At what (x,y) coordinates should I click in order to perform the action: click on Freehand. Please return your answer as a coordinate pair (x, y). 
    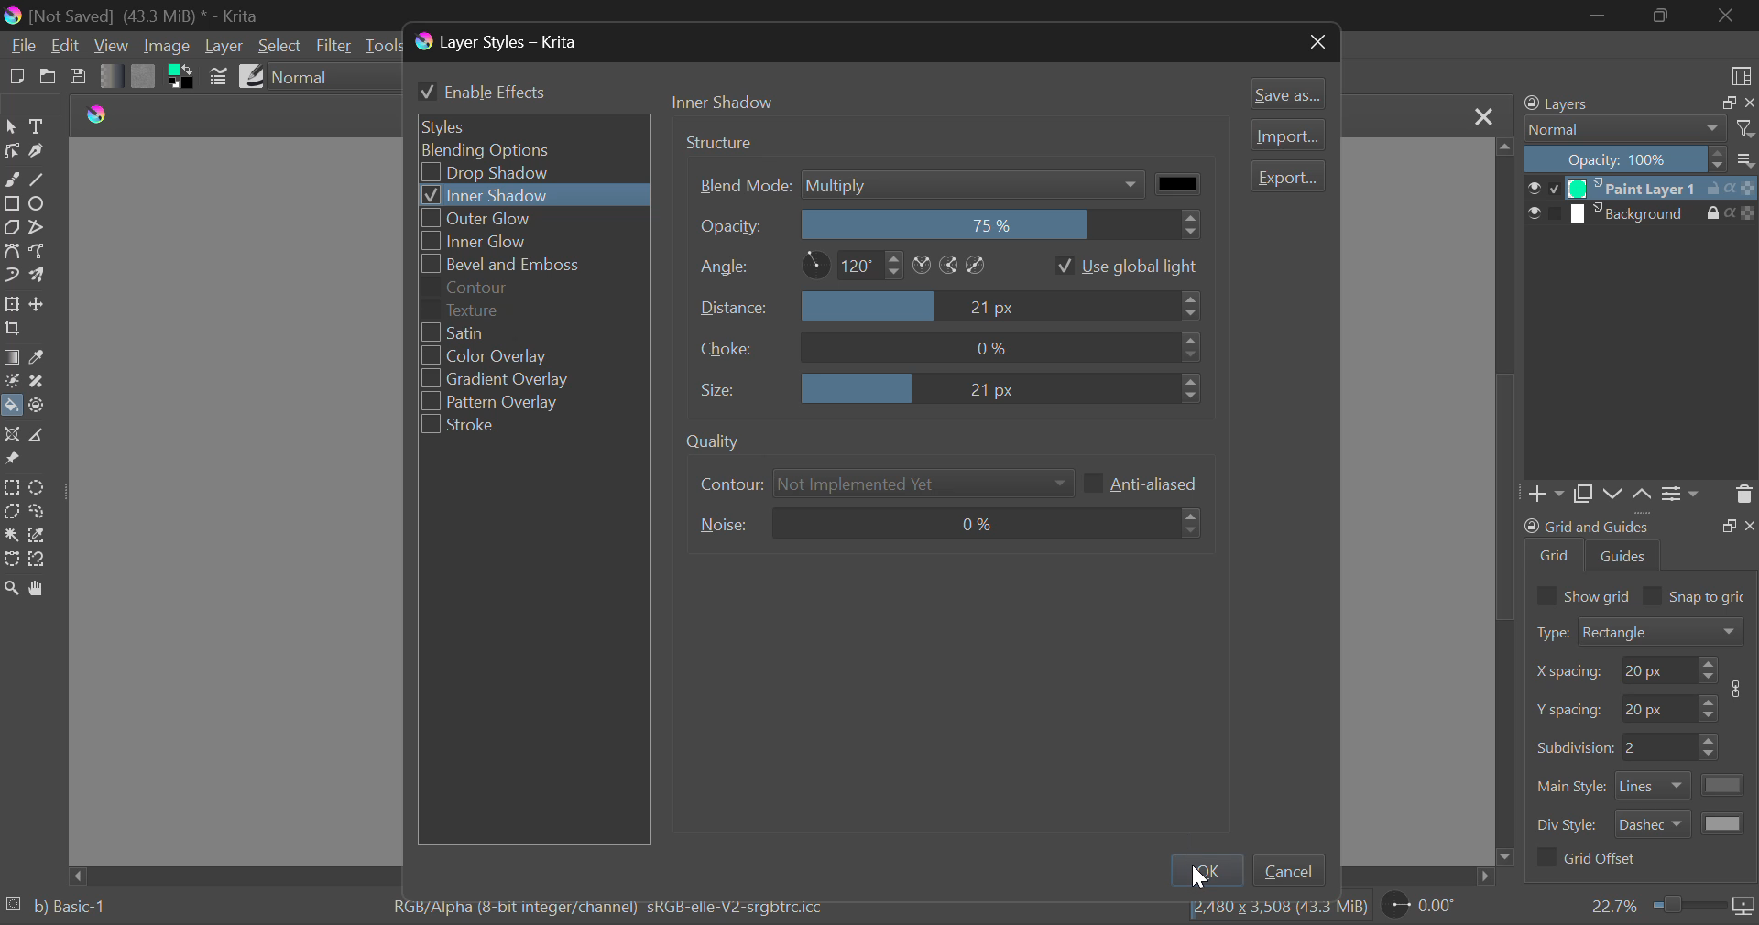
    Looking at the image, I should click on (13, 180).